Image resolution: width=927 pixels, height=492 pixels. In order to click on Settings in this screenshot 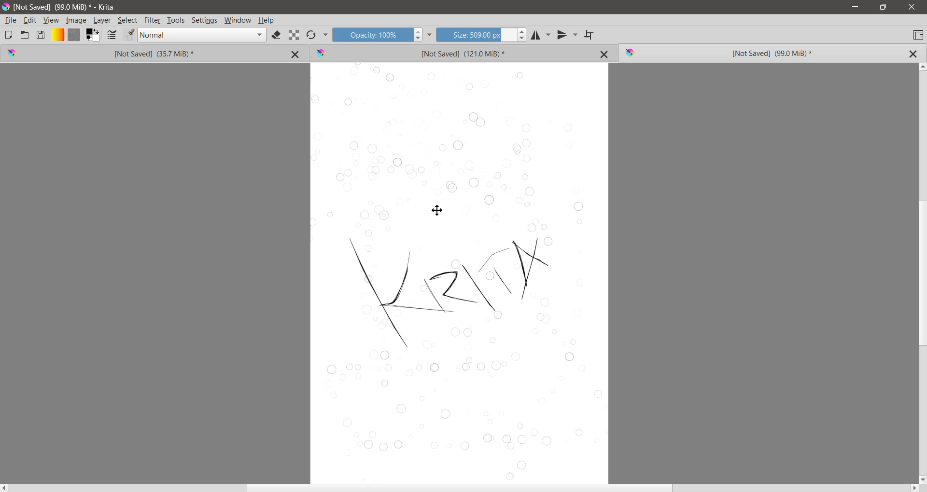, I will do `click(205, 21)`.